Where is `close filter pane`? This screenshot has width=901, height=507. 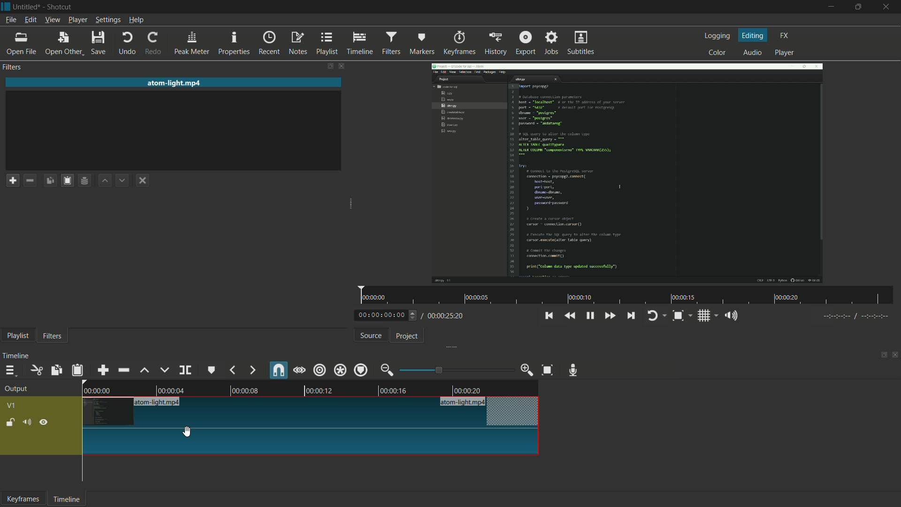
close filter pane is located at coordinates (340, 66).